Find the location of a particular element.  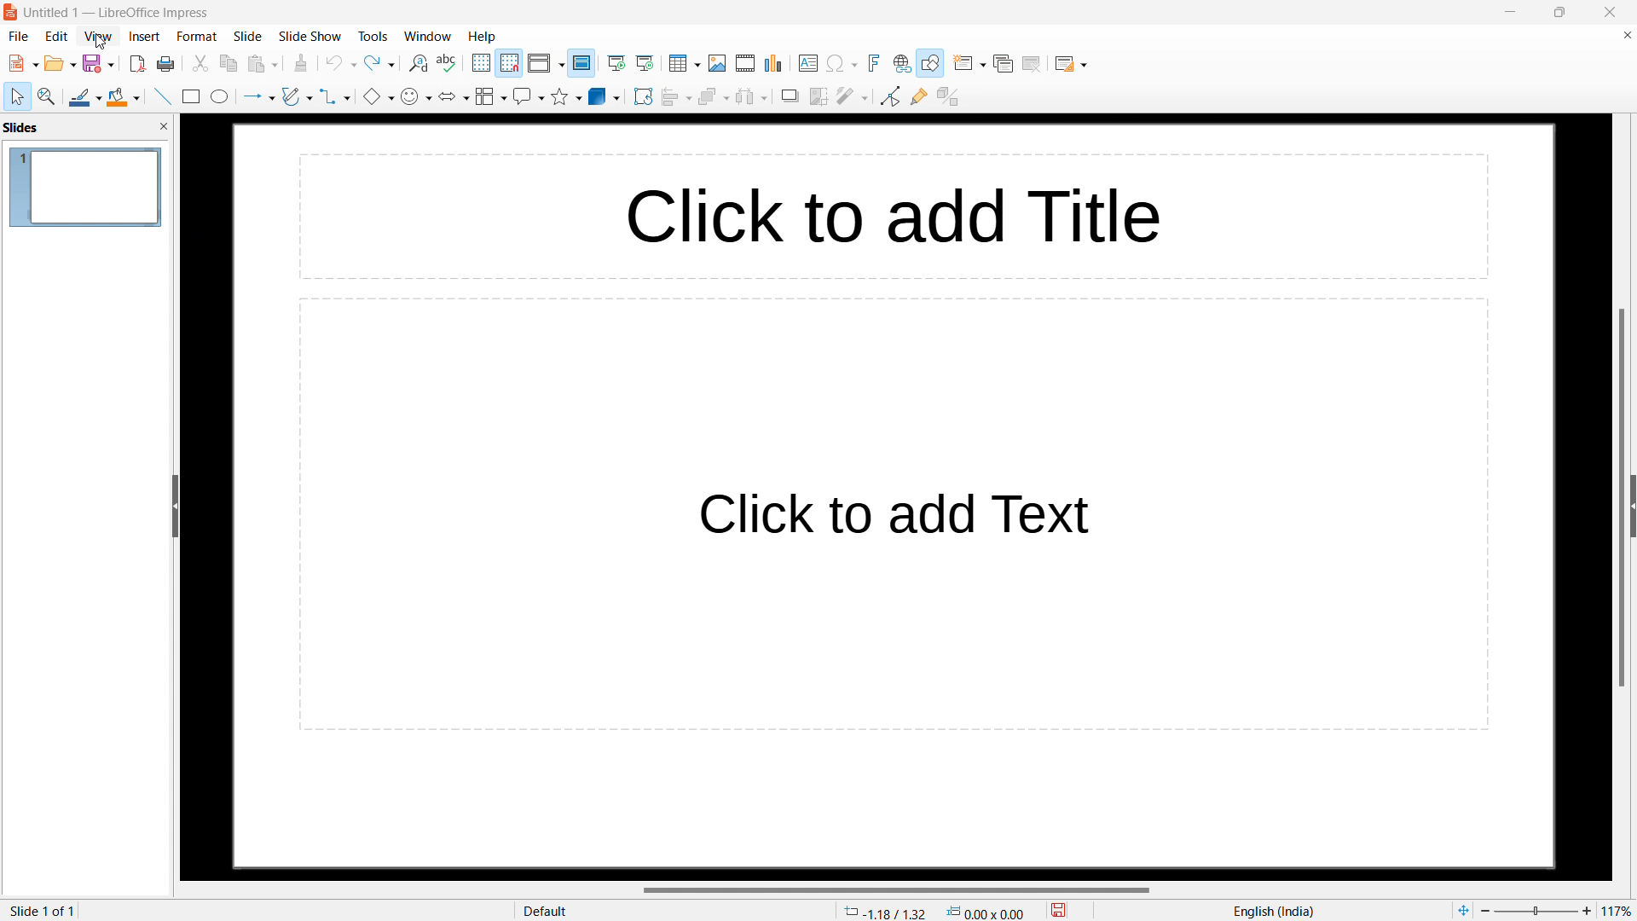

insert textbox is located at coordinates (809, 63).